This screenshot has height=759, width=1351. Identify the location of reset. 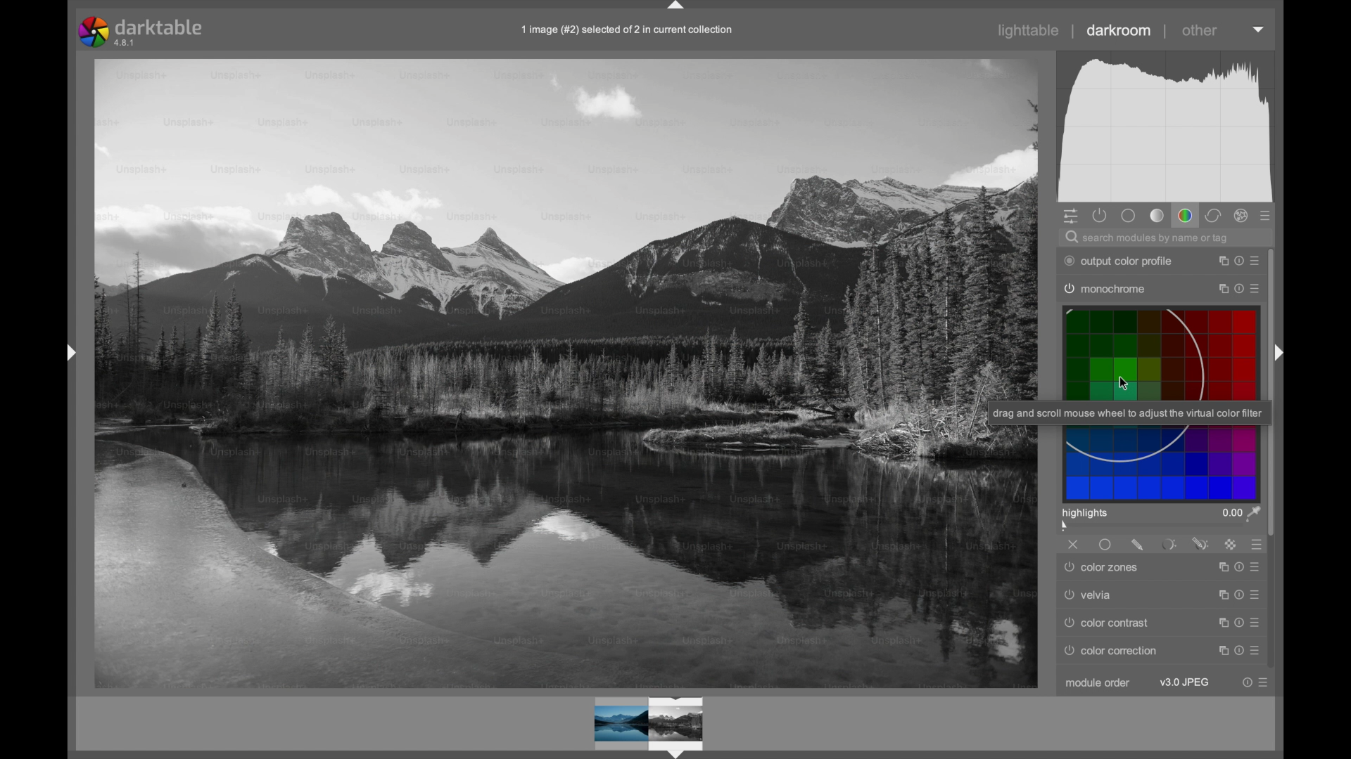
(1240, 595).